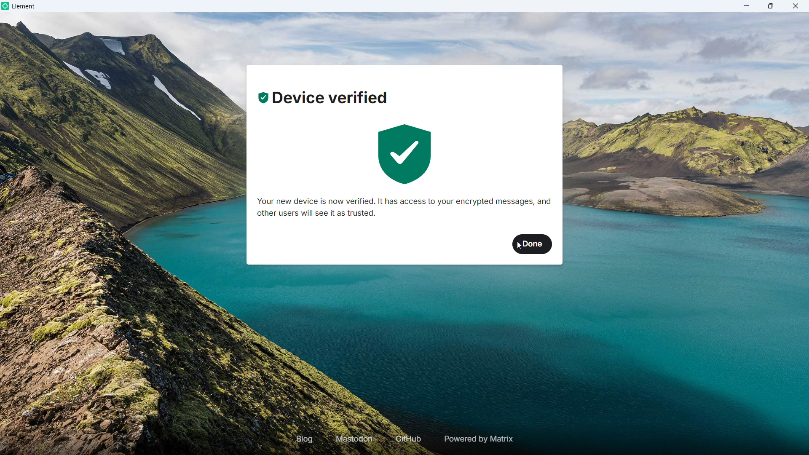 This screenshot has height=455, width=809. I want to click on cursor movement, so click(521, 248).